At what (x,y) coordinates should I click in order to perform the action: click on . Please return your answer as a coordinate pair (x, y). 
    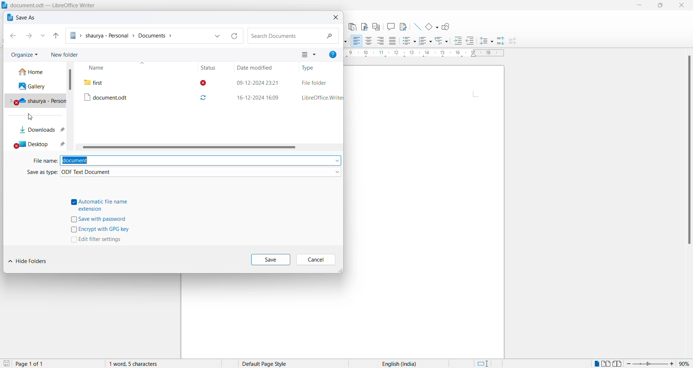
    Looking at the image, I should click on (470, 41).